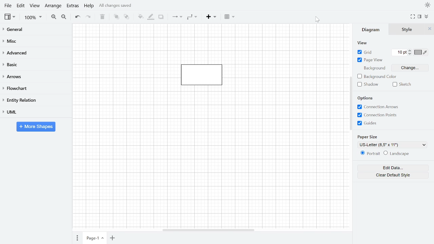  Describe the element at coordinates (89, 6) in the screenshot. I see `Help` at that location.